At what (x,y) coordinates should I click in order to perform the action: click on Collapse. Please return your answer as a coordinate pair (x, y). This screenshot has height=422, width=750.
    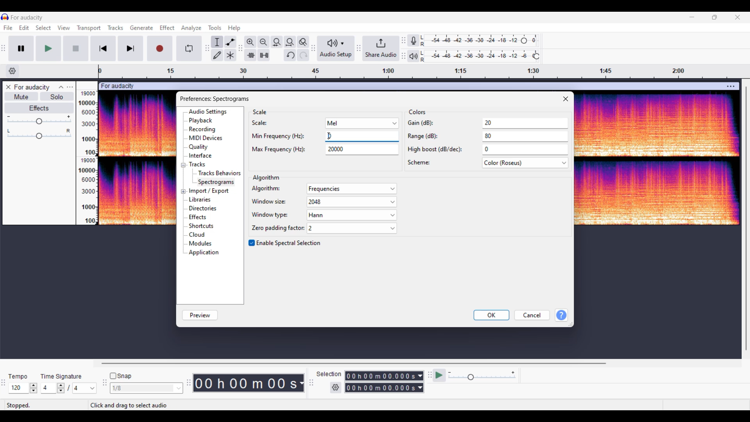
    Looking at the image, I should click on (61, 87).